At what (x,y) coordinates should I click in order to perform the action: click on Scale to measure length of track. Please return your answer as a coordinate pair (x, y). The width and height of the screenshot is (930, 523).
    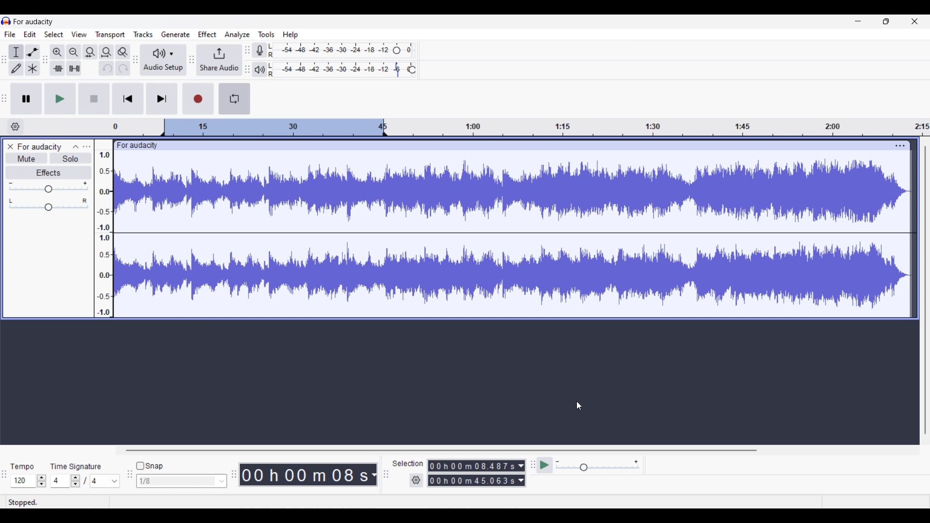
    Looking at the image, I should click on (521, 127).